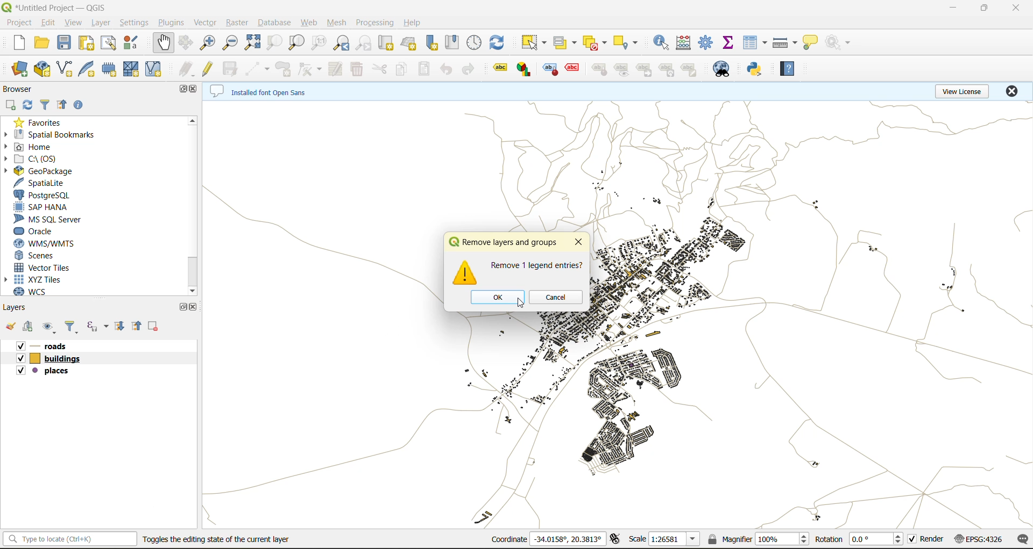 This screenshot has height=549, width=1033. Describe the element at coordinates (187, 90) in the screenshot. I see `maximize` at that location.